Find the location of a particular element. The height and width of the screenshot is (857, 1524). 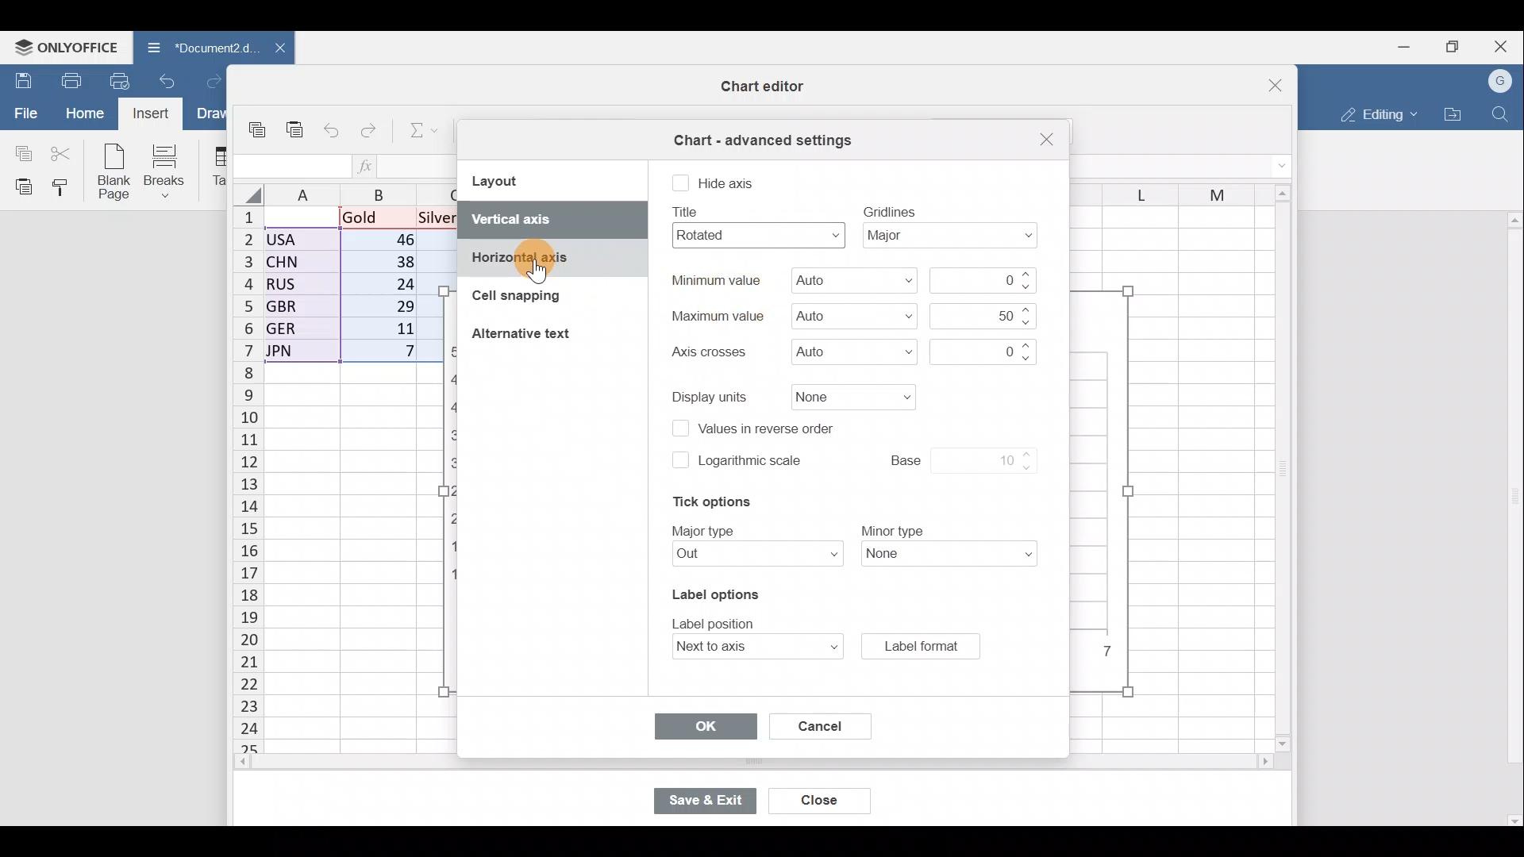

Table is located at coordinates (218, 167).